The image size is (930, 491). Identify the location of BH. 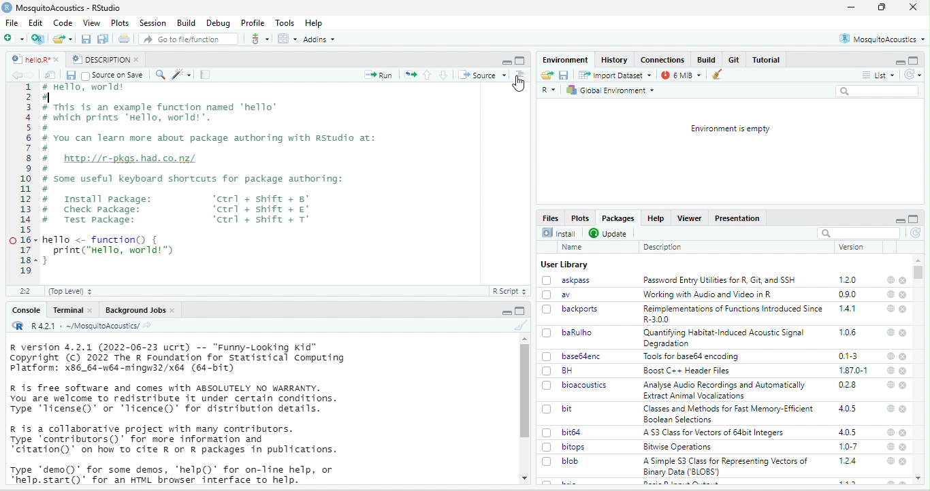
(558, 371).